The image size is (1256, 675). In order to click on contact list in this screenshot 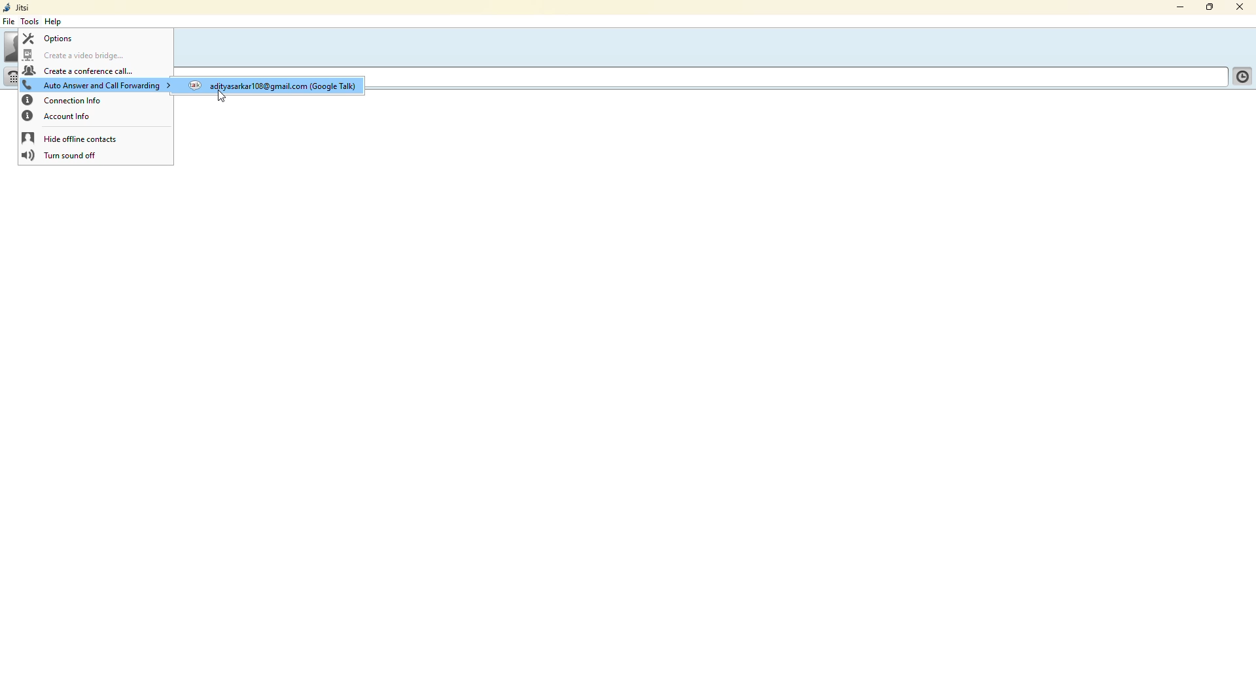, I will do `click(1240, 78)`.